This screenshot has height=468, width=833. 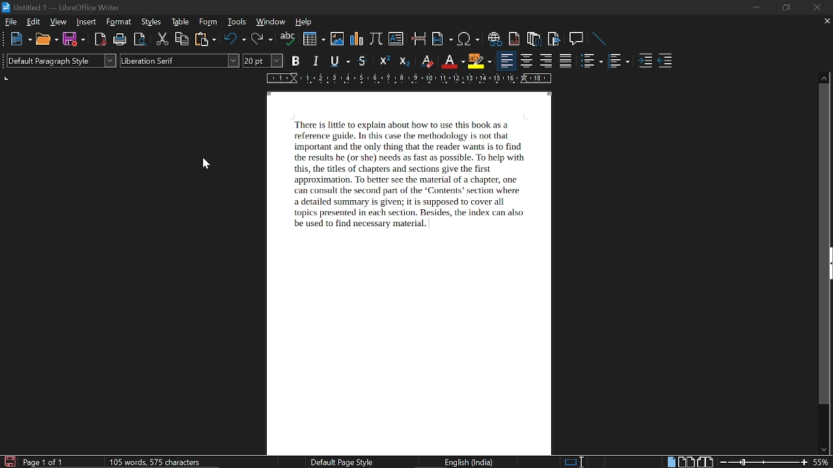 I want to click on export as pdf, so click(x=101, y=39).